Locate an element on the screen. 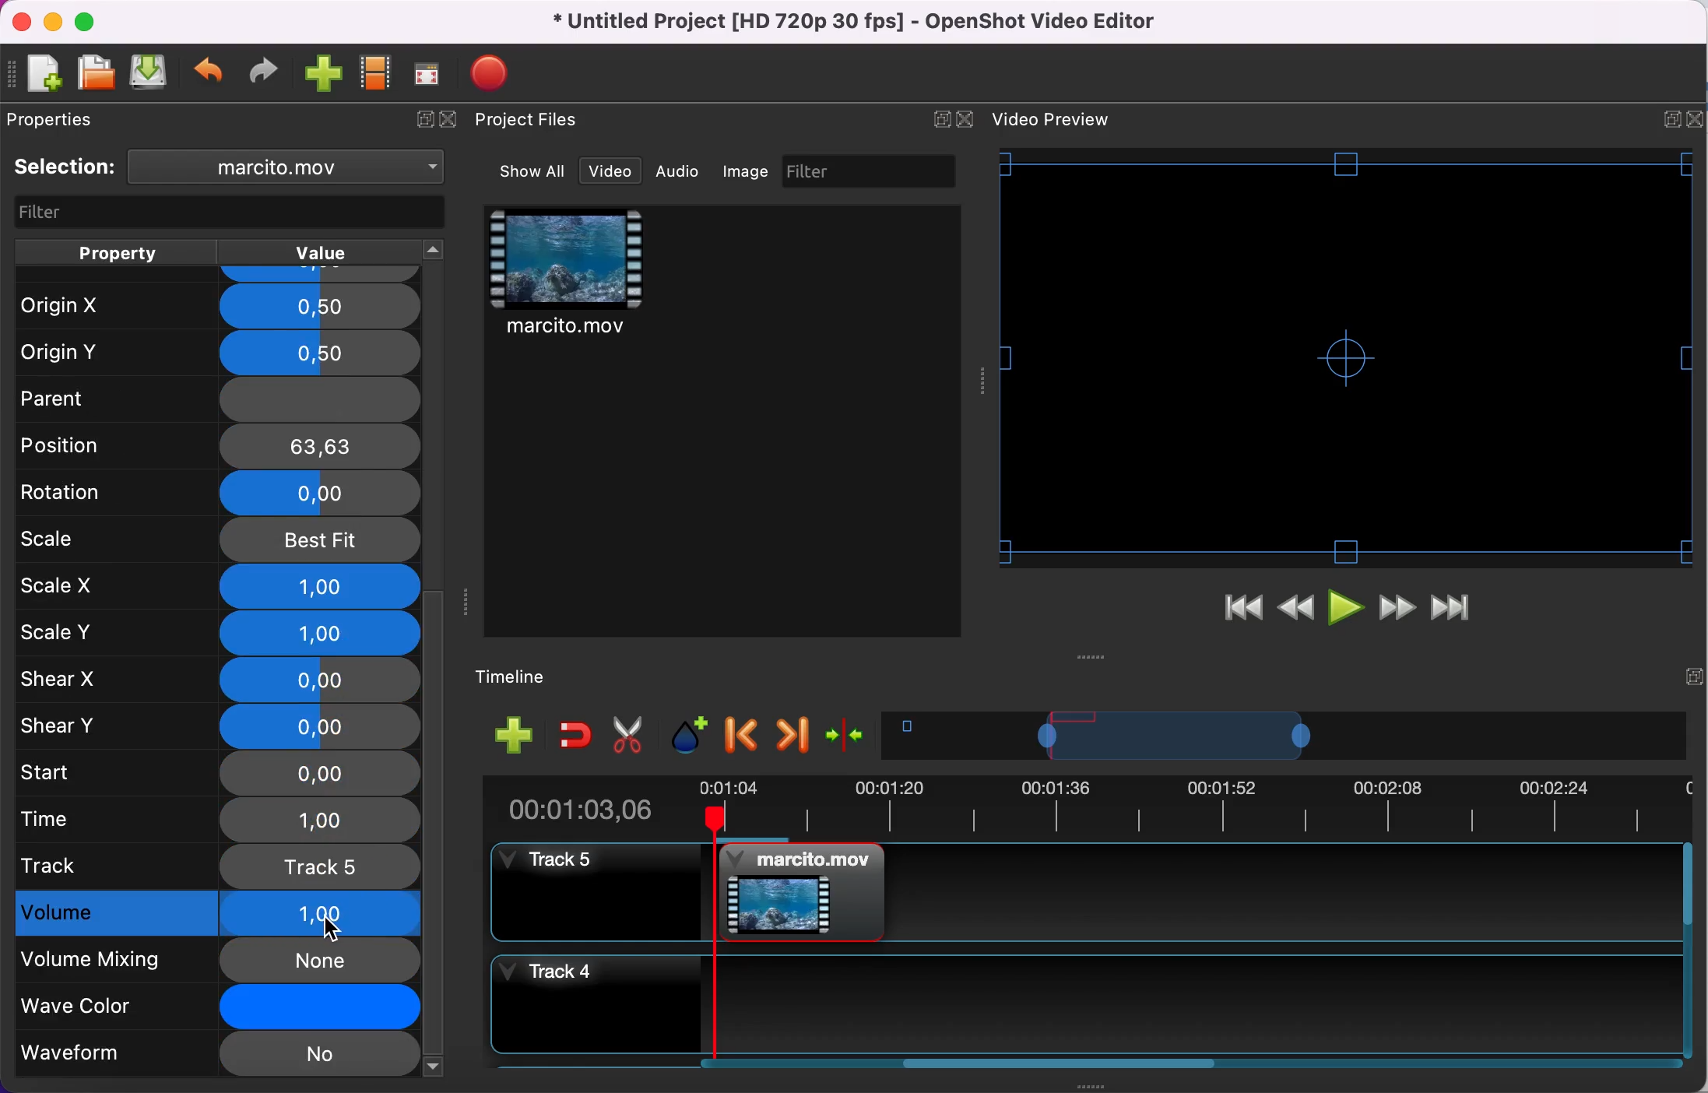 Image resolution: width=1708 pixels, height=1093 pixels. video is located at coordinates (568, 276).